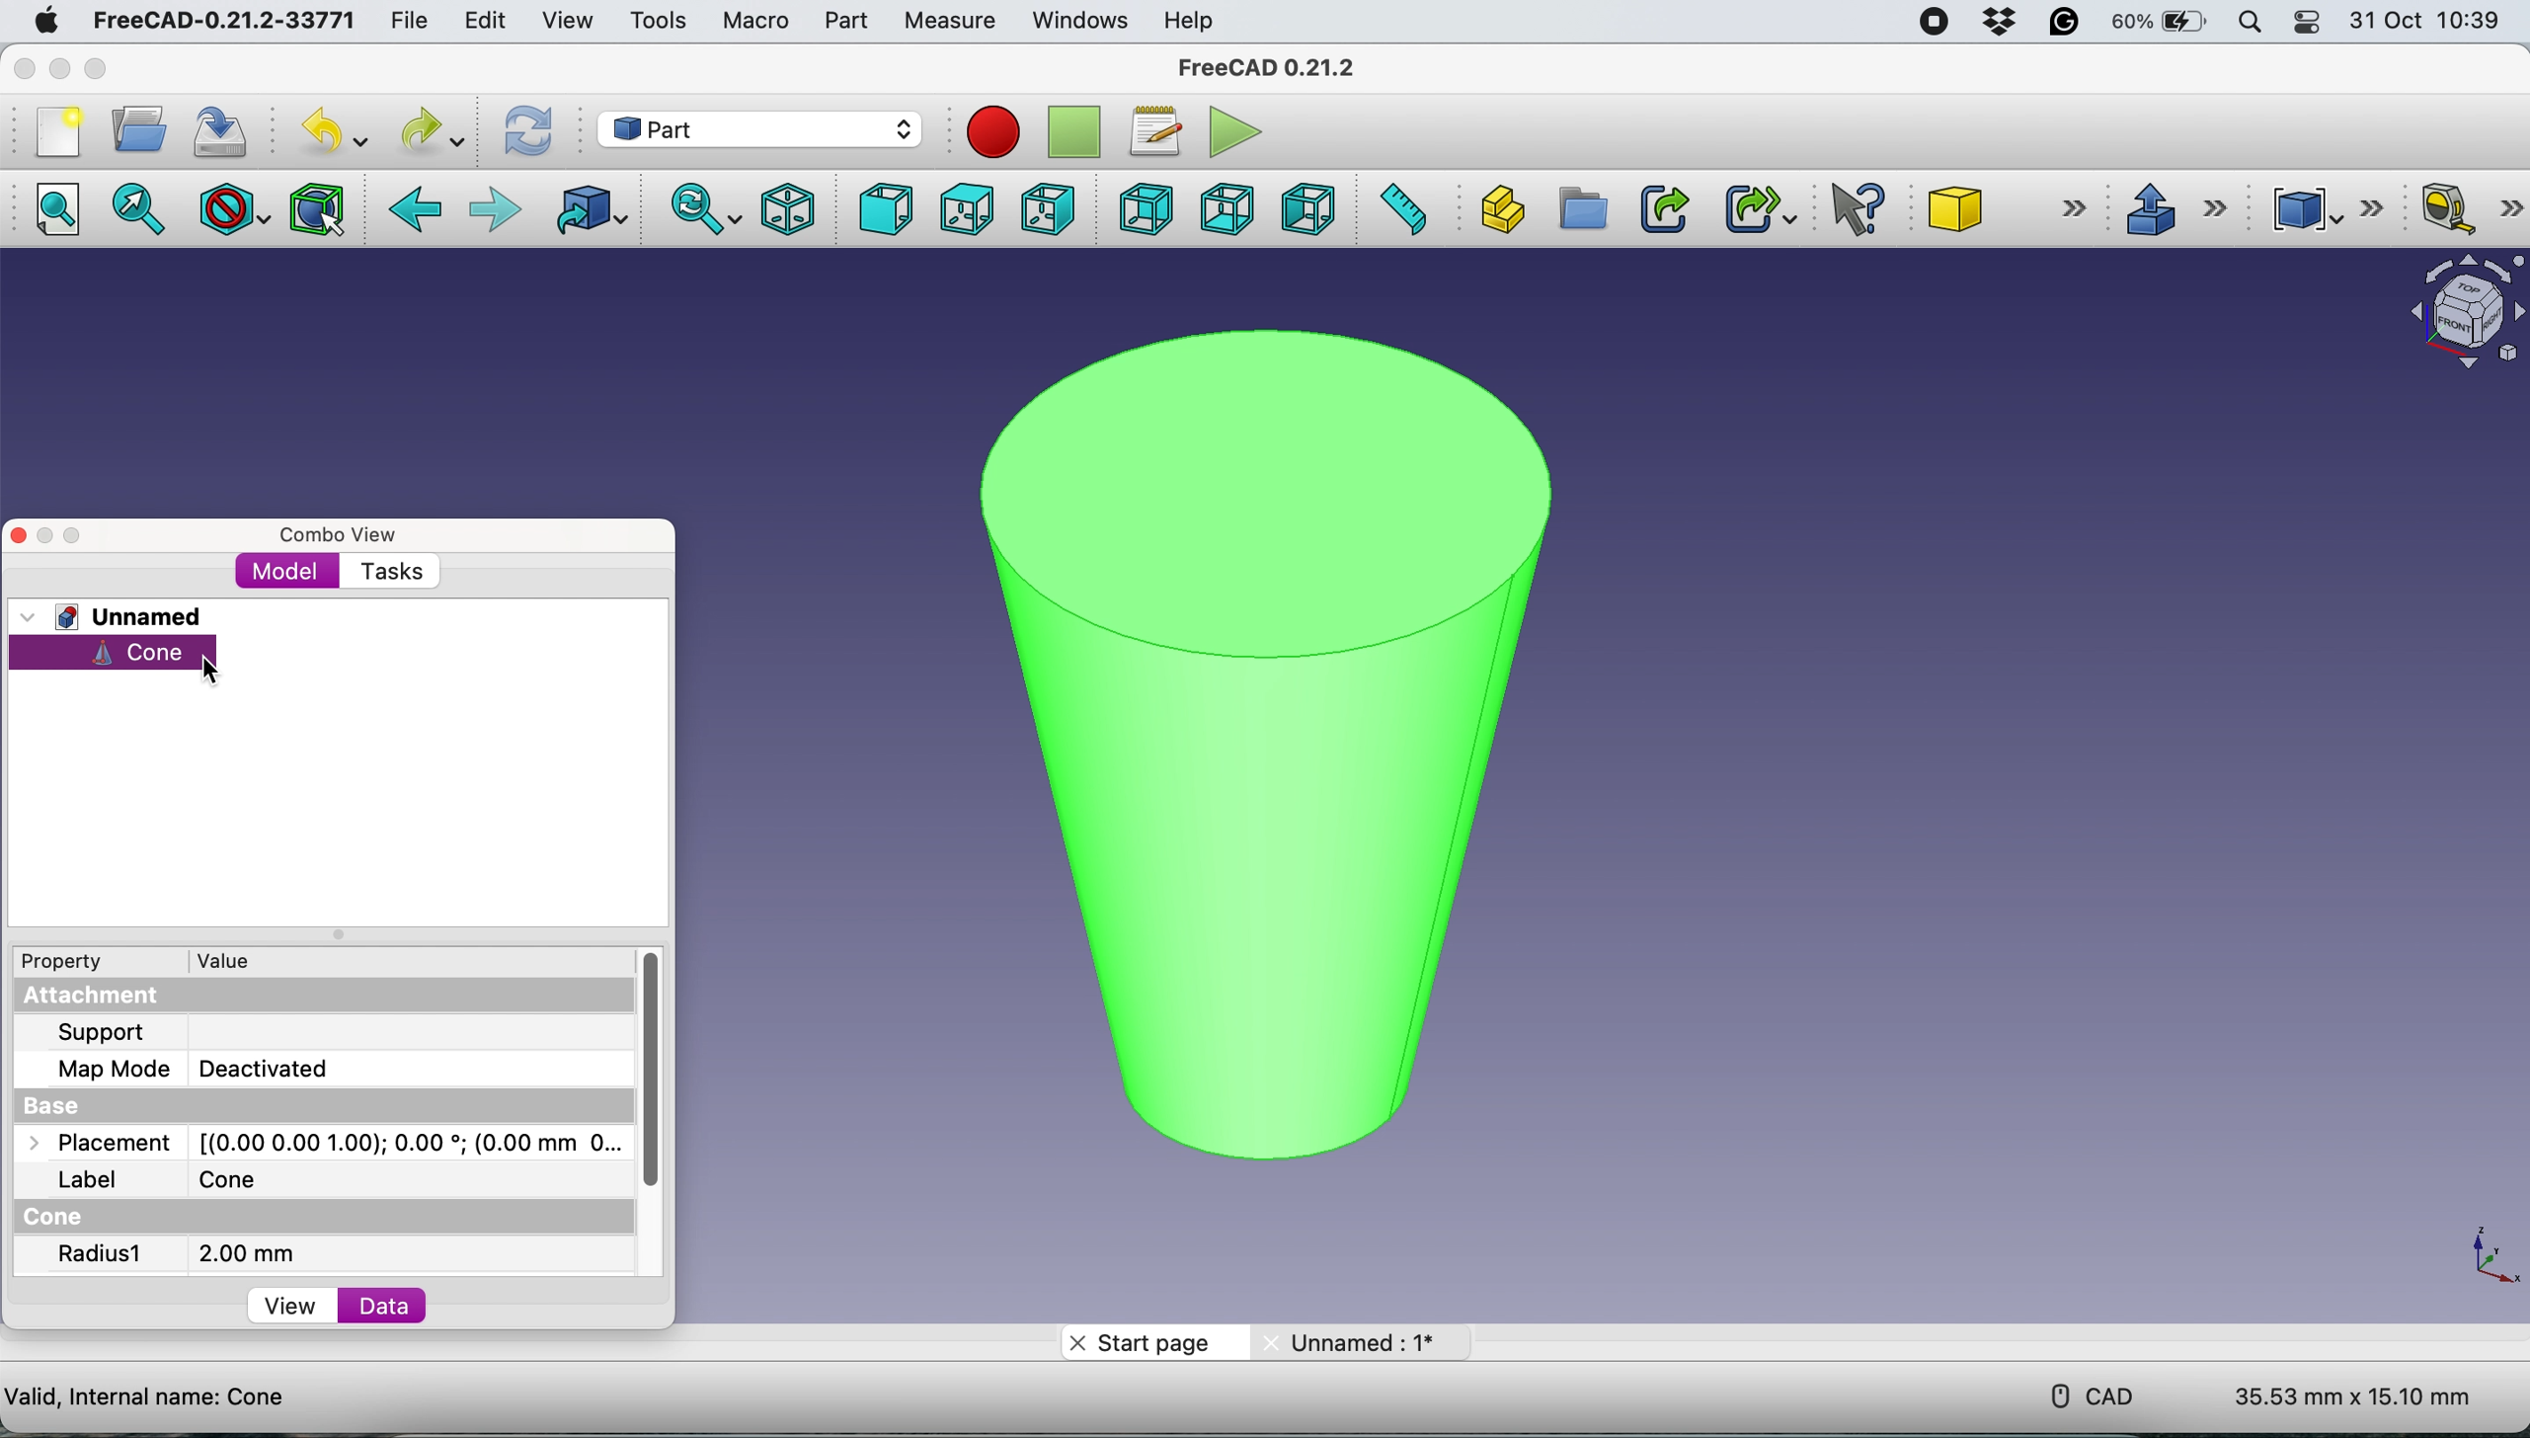 Image resolution: width=2530 pixels, height=1438 pixels. I want to click on screen recorder, so click(1927, 21).